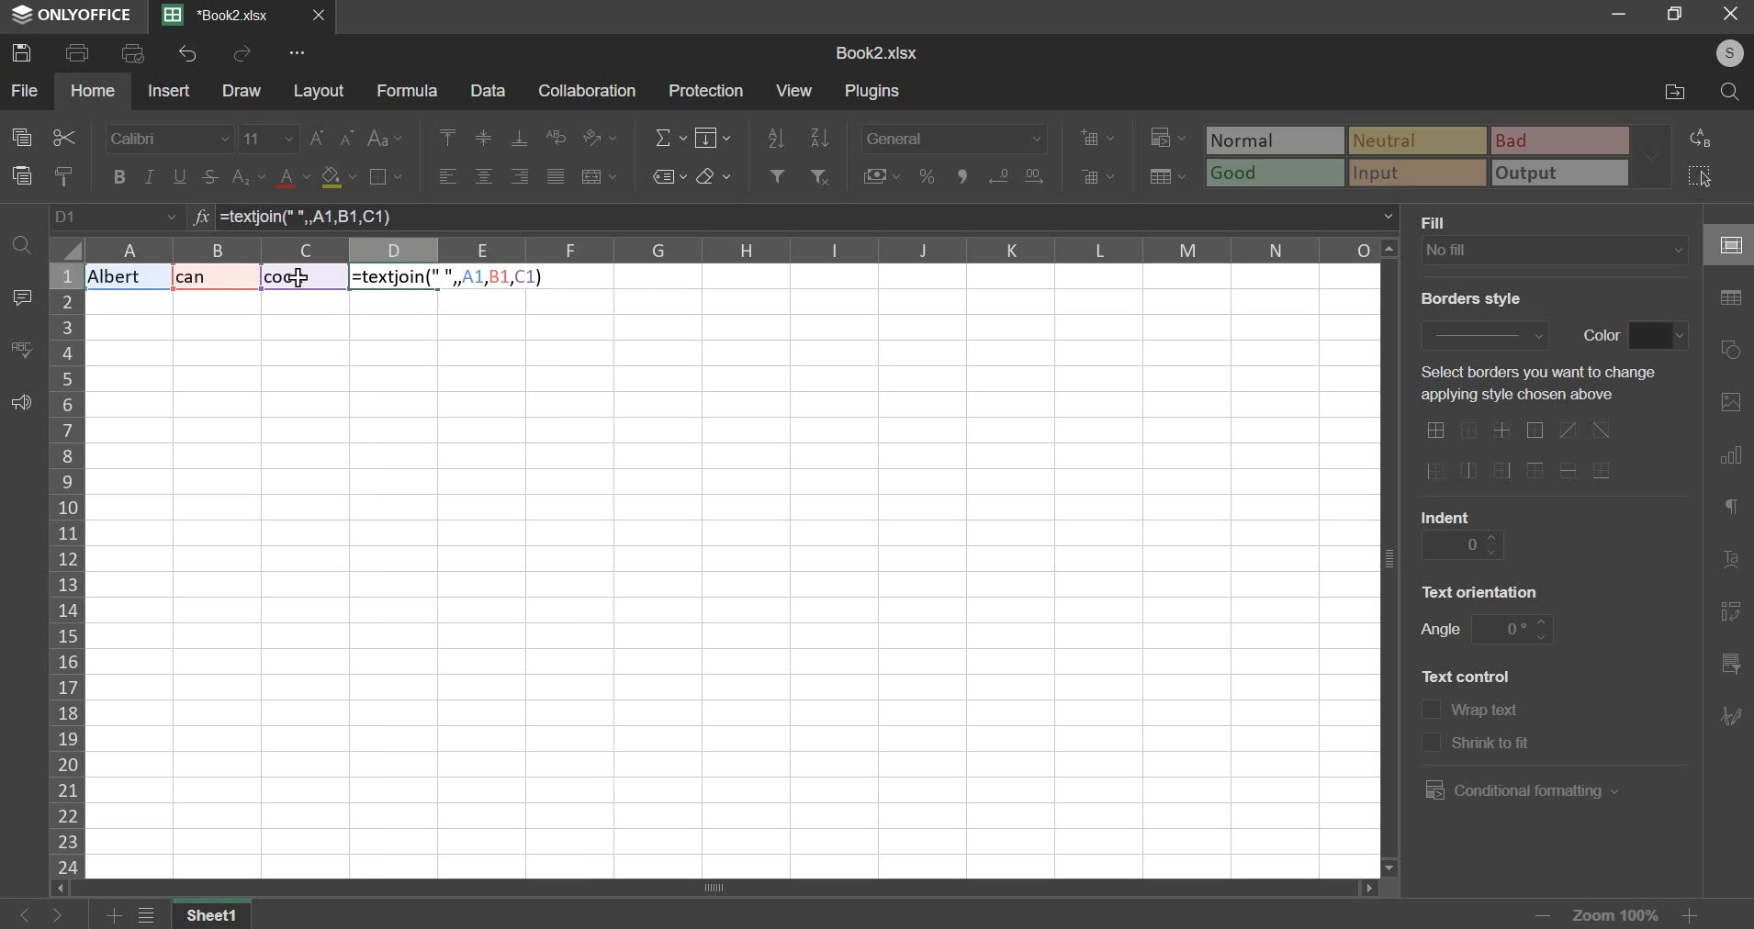  What do you see at coordinates (156, 916) in the screenshot?
I see `view all sheets` at bounding box center [156, 916].